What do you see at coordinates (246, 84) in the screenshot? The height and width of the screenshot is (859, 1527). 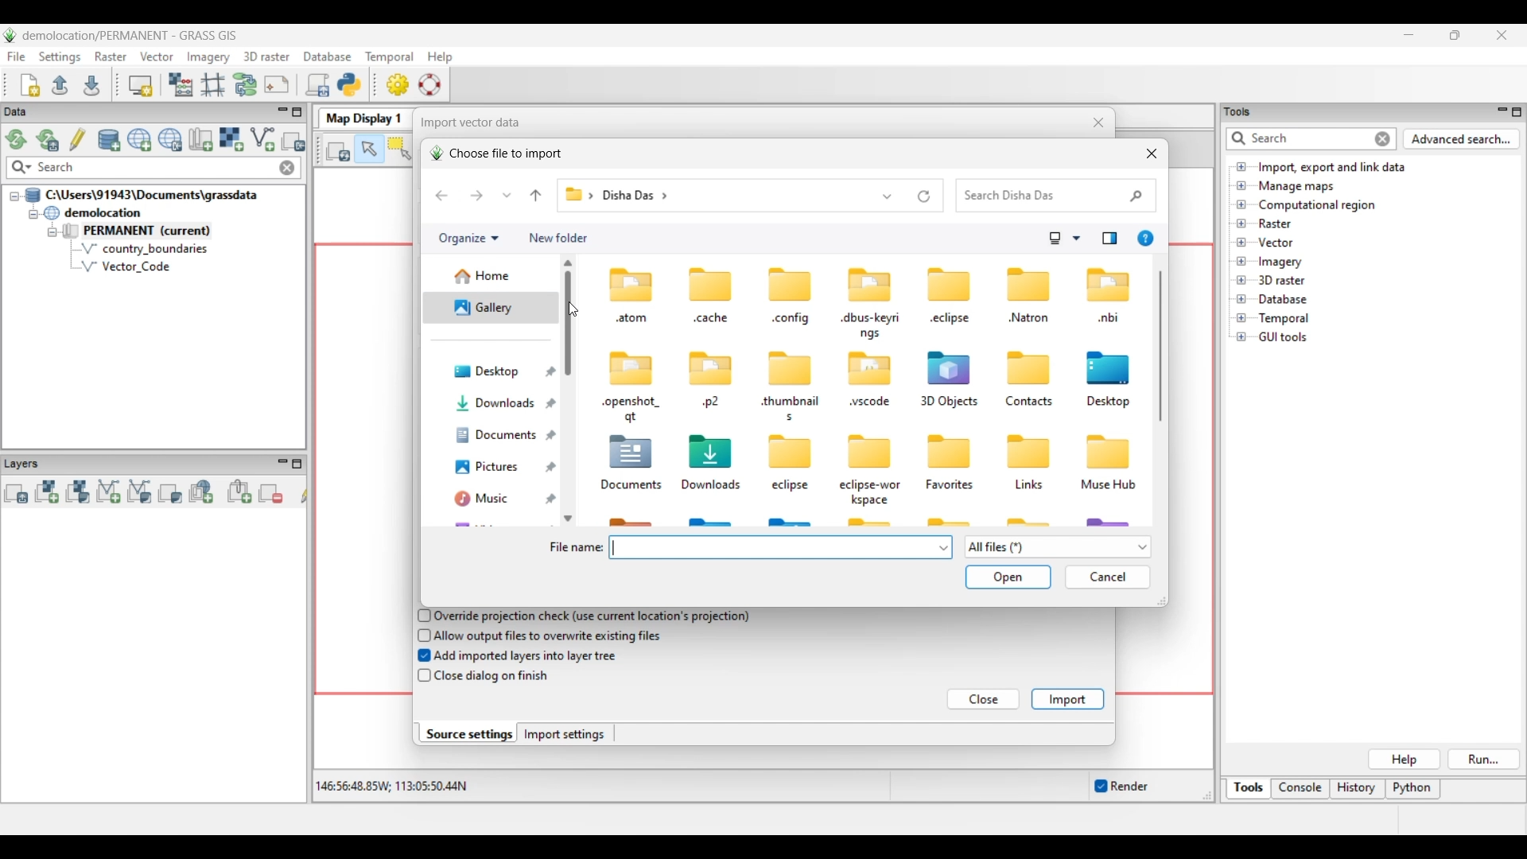 I see `Graphical Modeler` at bounding box center [246, 84].